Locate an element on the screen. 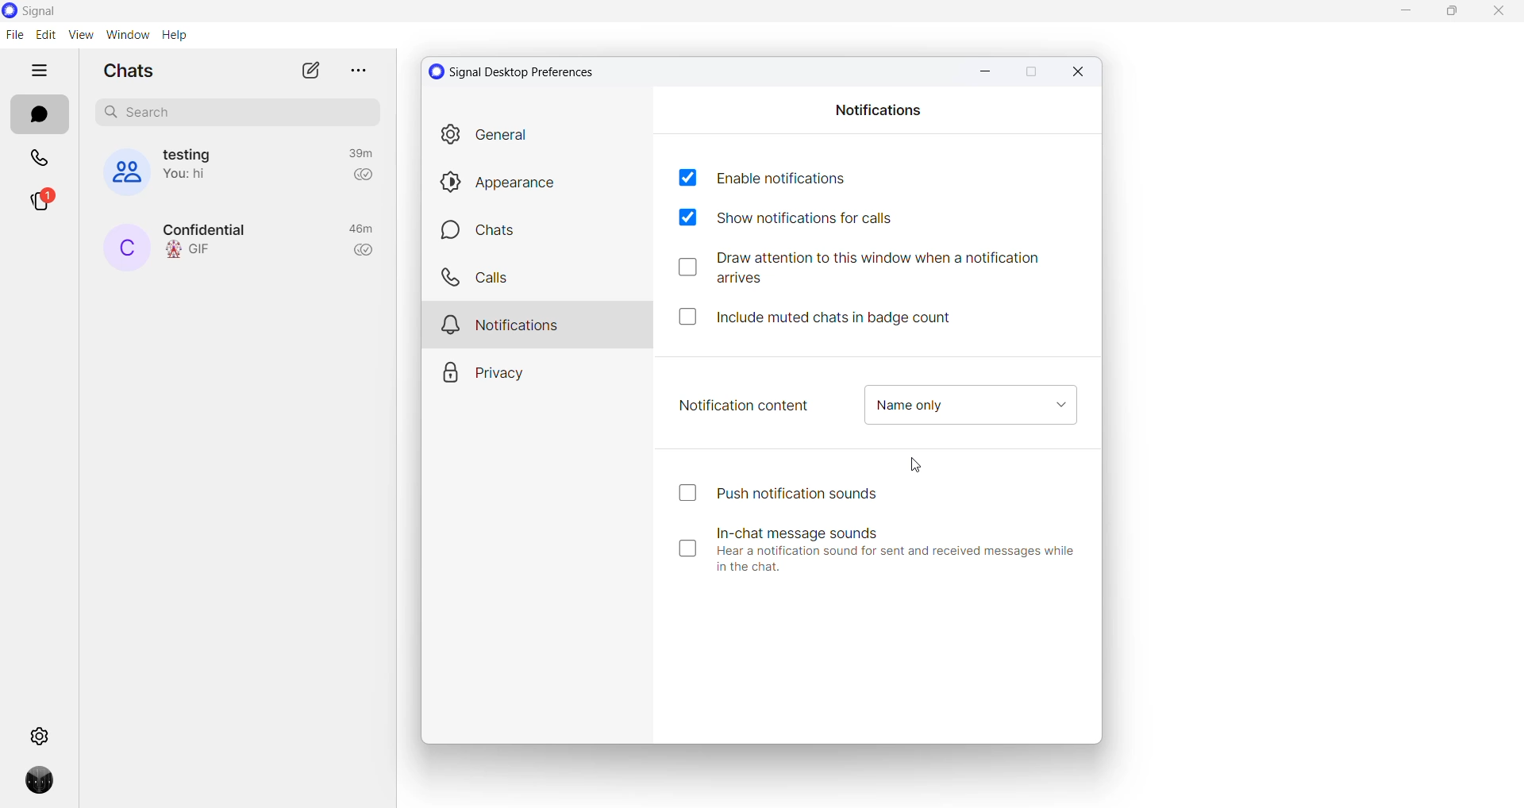 The image size is (1524, 808). view is located at coordinates (79, 35).